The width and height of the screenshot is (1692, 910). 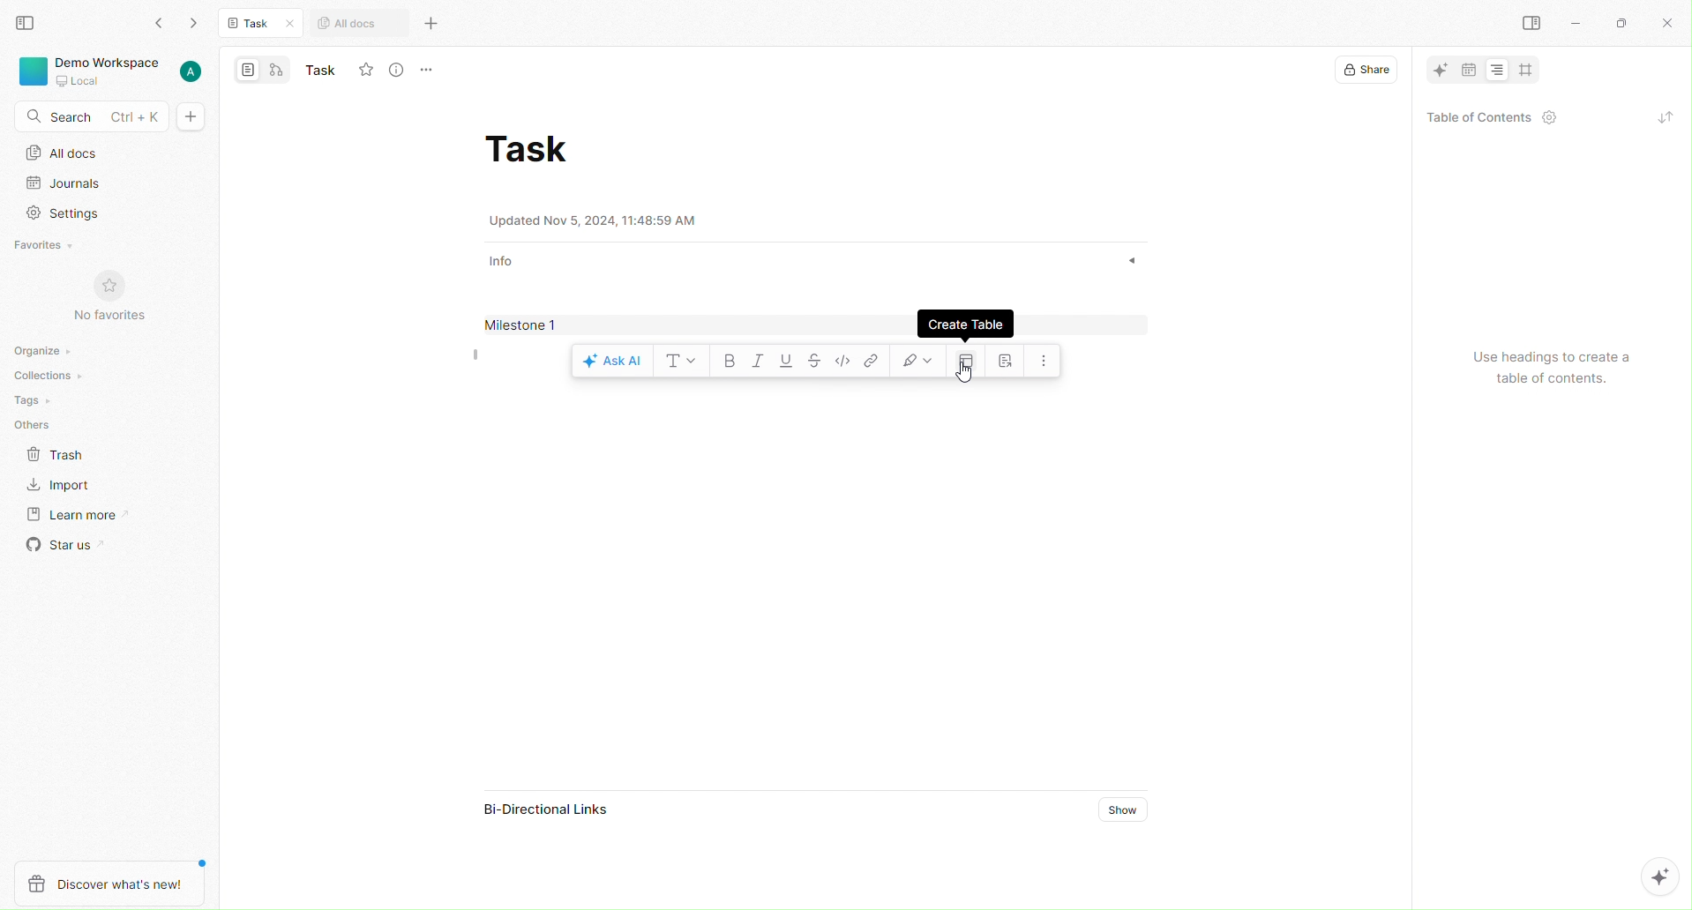 What do you see at coordinates (1578, 22) in the screenshot?
I see `minimize` at bounding box center [1578, 22].